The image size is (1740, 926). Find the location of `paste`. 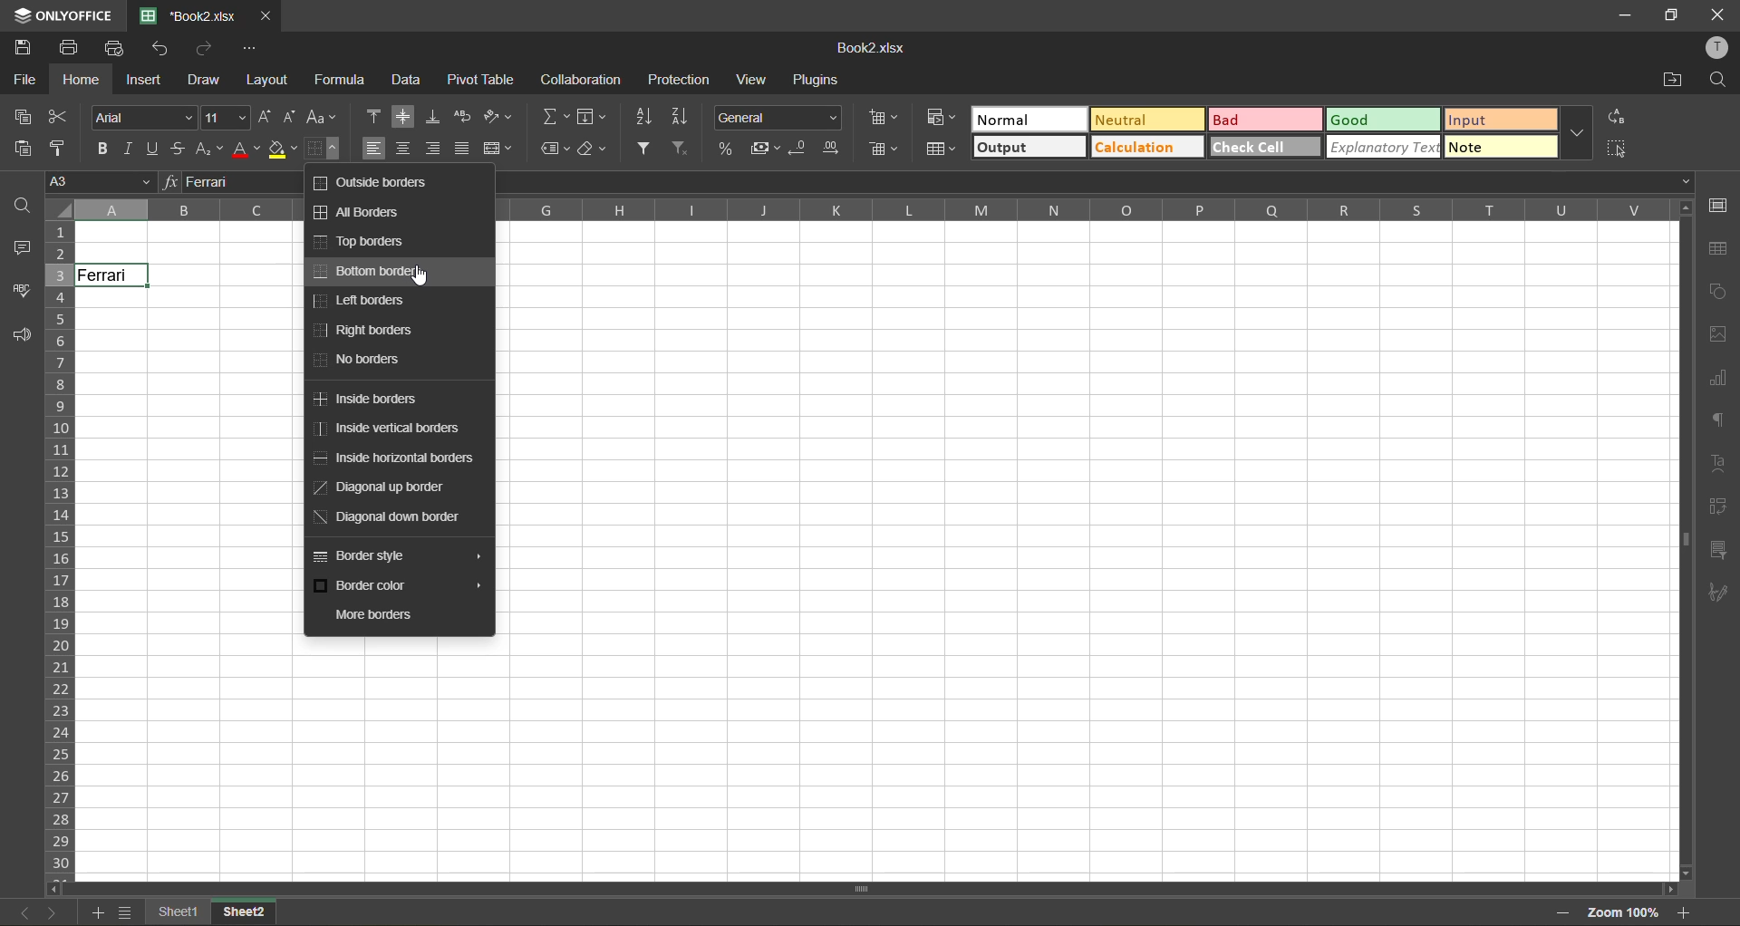

paste is located at coordinates (23, 151).